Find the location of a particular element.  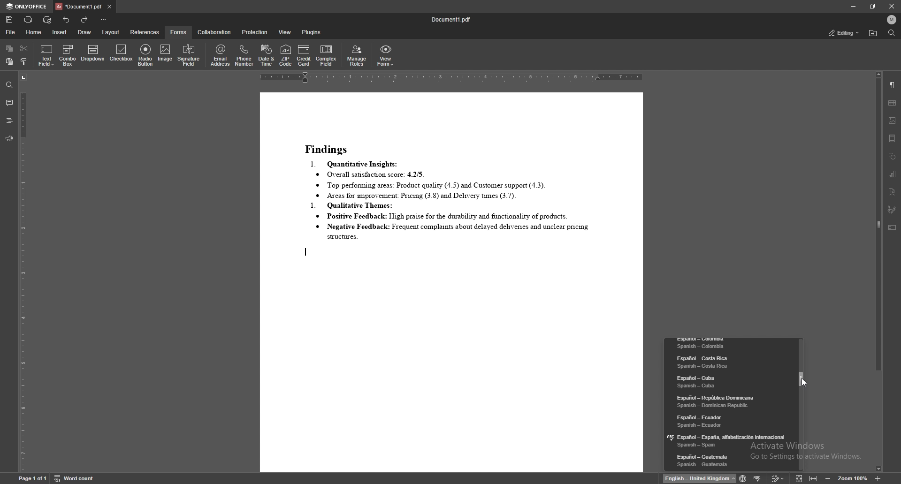

insert is located at coordinates (59, 32).